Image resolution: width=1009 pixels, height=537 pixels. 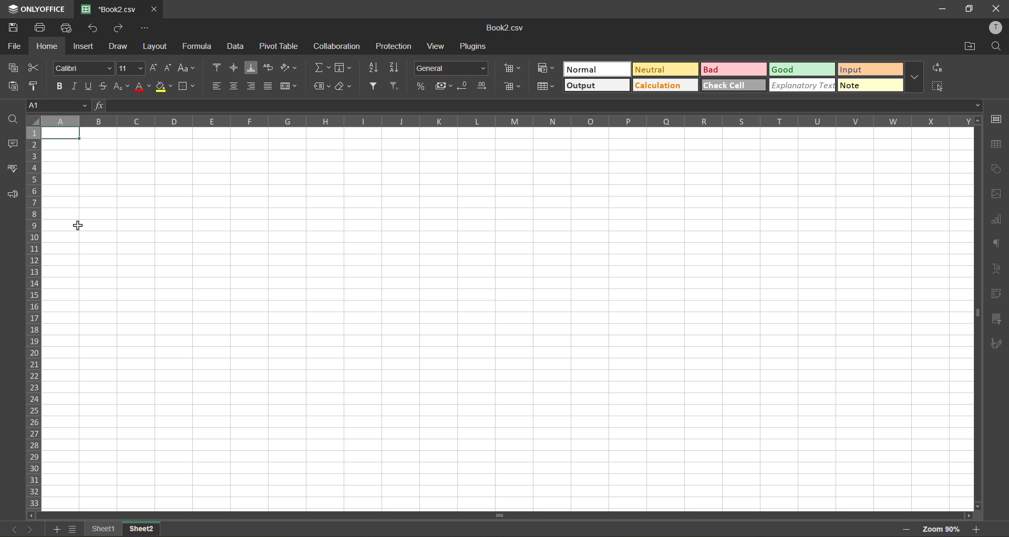 What do you see at coordinates (549, 89) in the screenshot?
I see `format as table` at bounding box center [549, 89].